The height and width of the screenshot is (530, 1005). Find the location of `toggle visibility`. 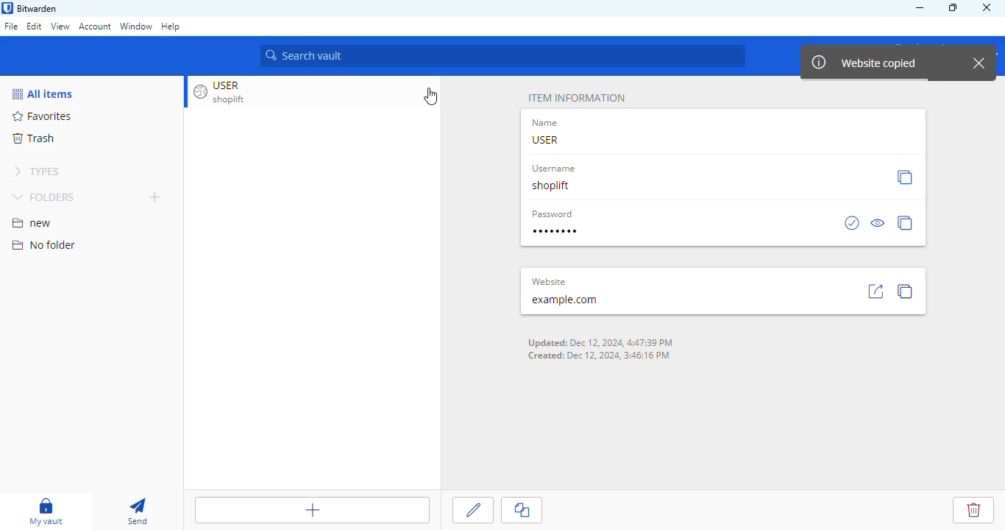

toggle visibility is located at coordinates (878, 222).